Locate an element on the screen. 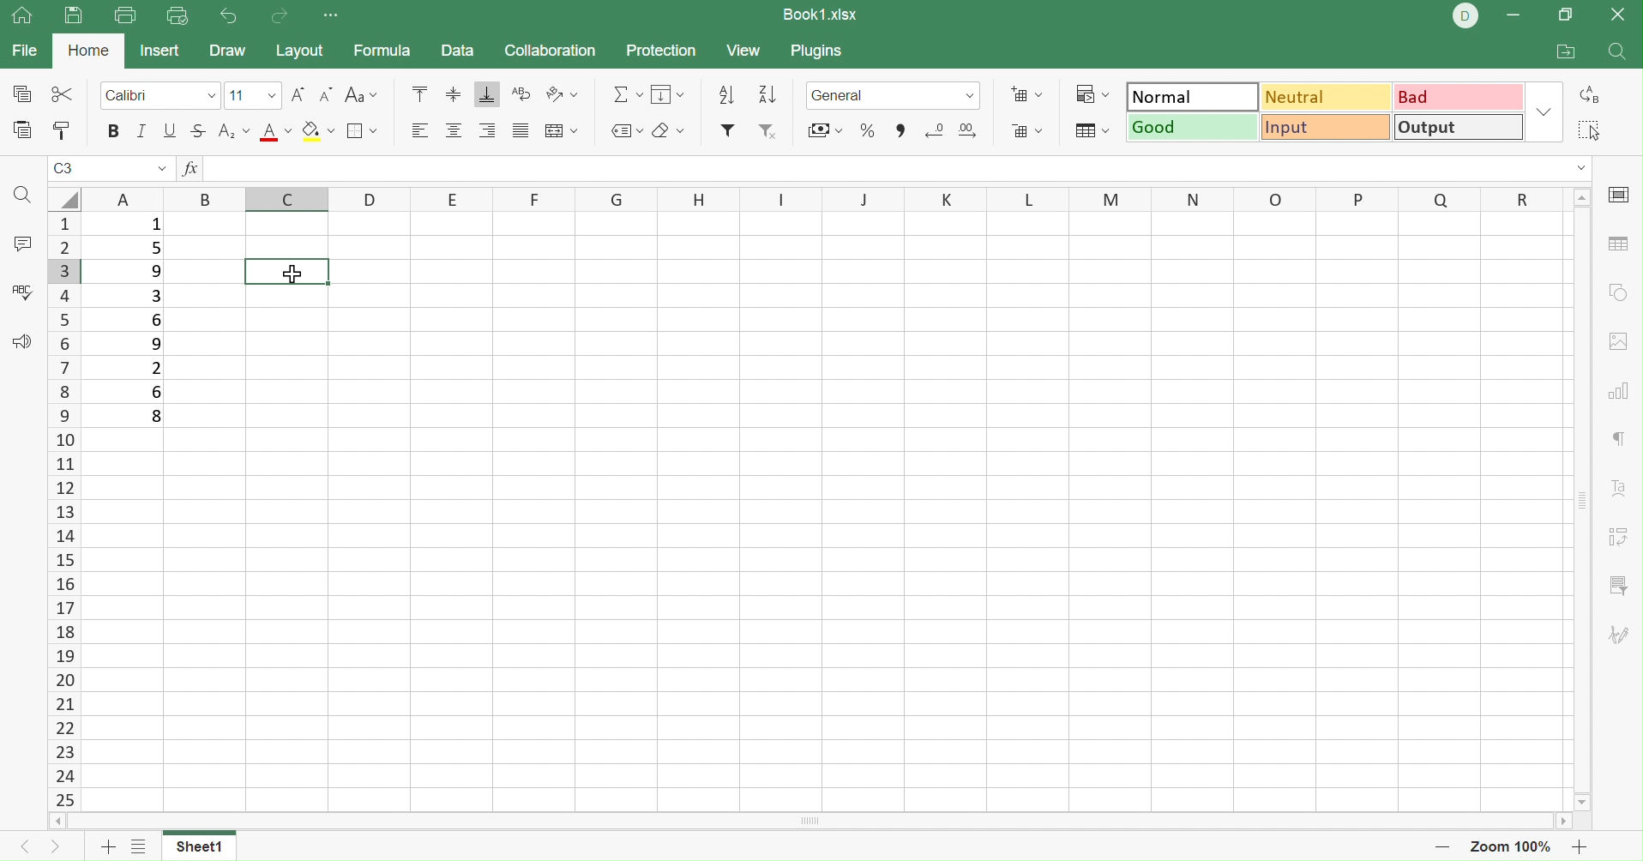 The image size is (1643, 861). Print file is located at coordinates (128, 16).